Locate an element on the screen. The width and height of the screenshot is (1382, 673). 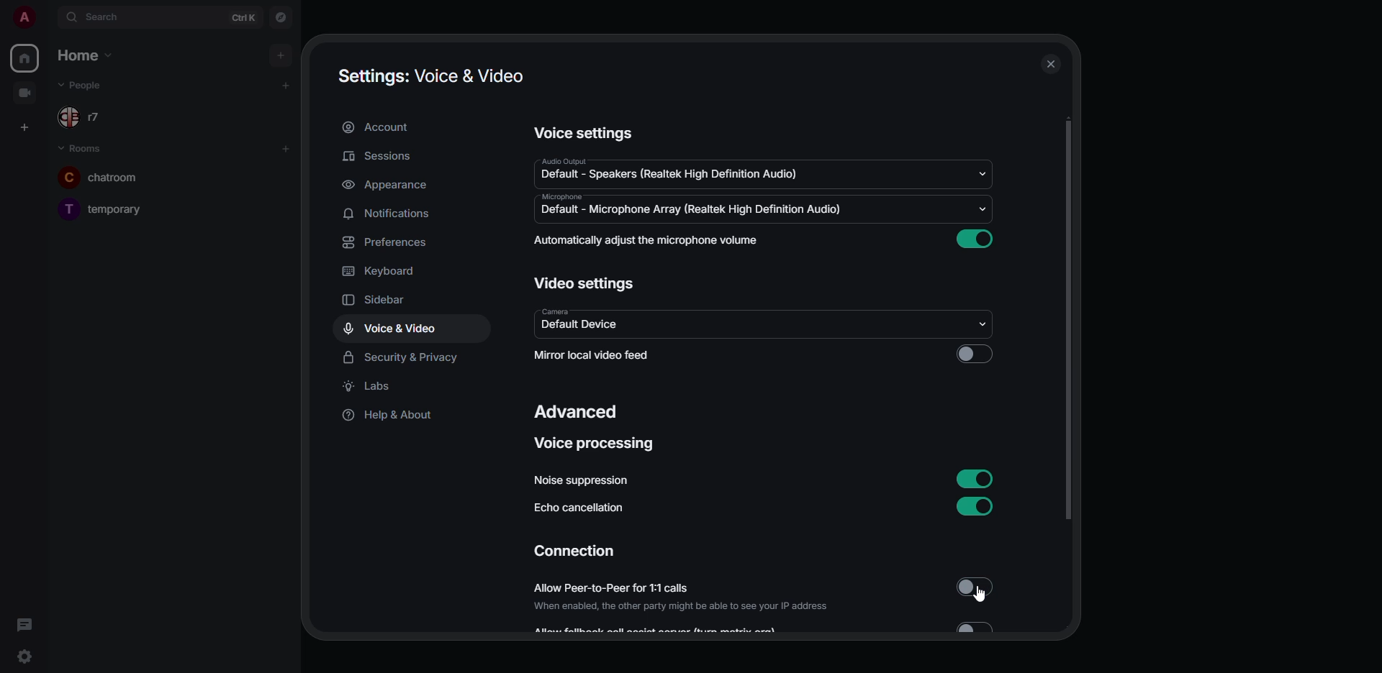
allow peer-to-peer for 1:1 calls is located at coordinates (680, 596).